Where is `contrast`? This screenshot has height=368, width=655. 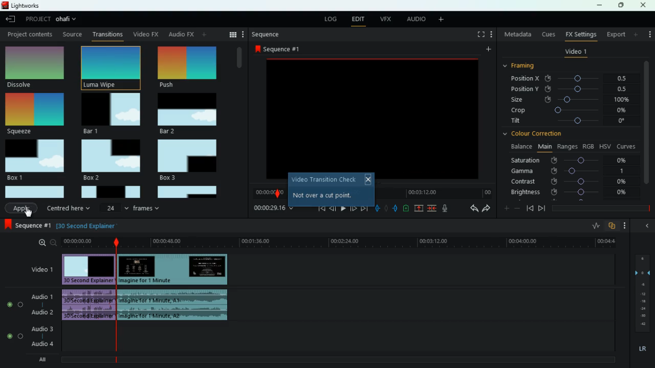
contrast is located at coordinates (570, 181).